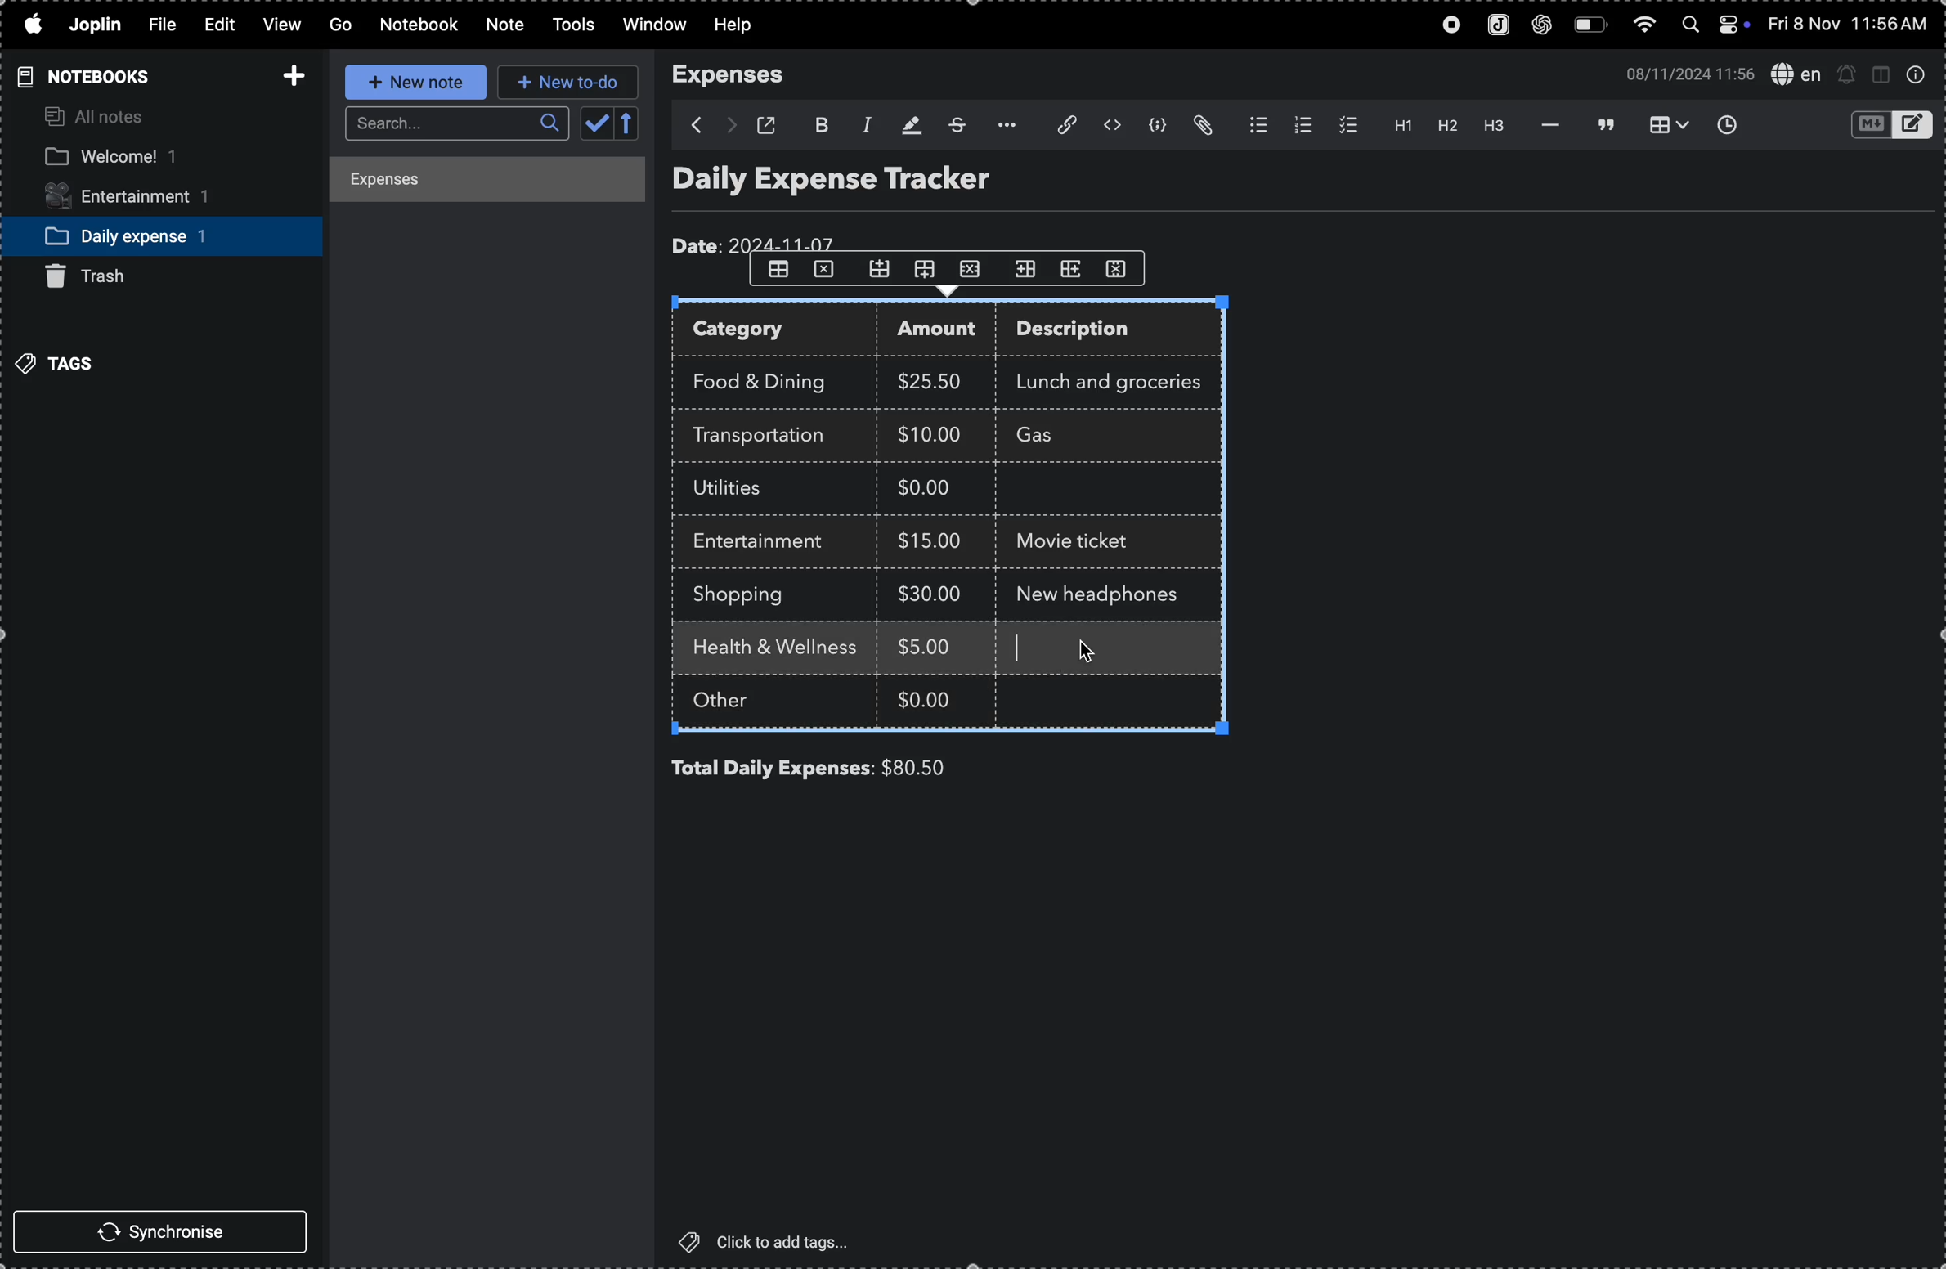 This screenshot has height=1269, width=1946. What do you see at coordinates (61, 361) in the screenshot?
I see `tags` at bounding box center [61, 361].